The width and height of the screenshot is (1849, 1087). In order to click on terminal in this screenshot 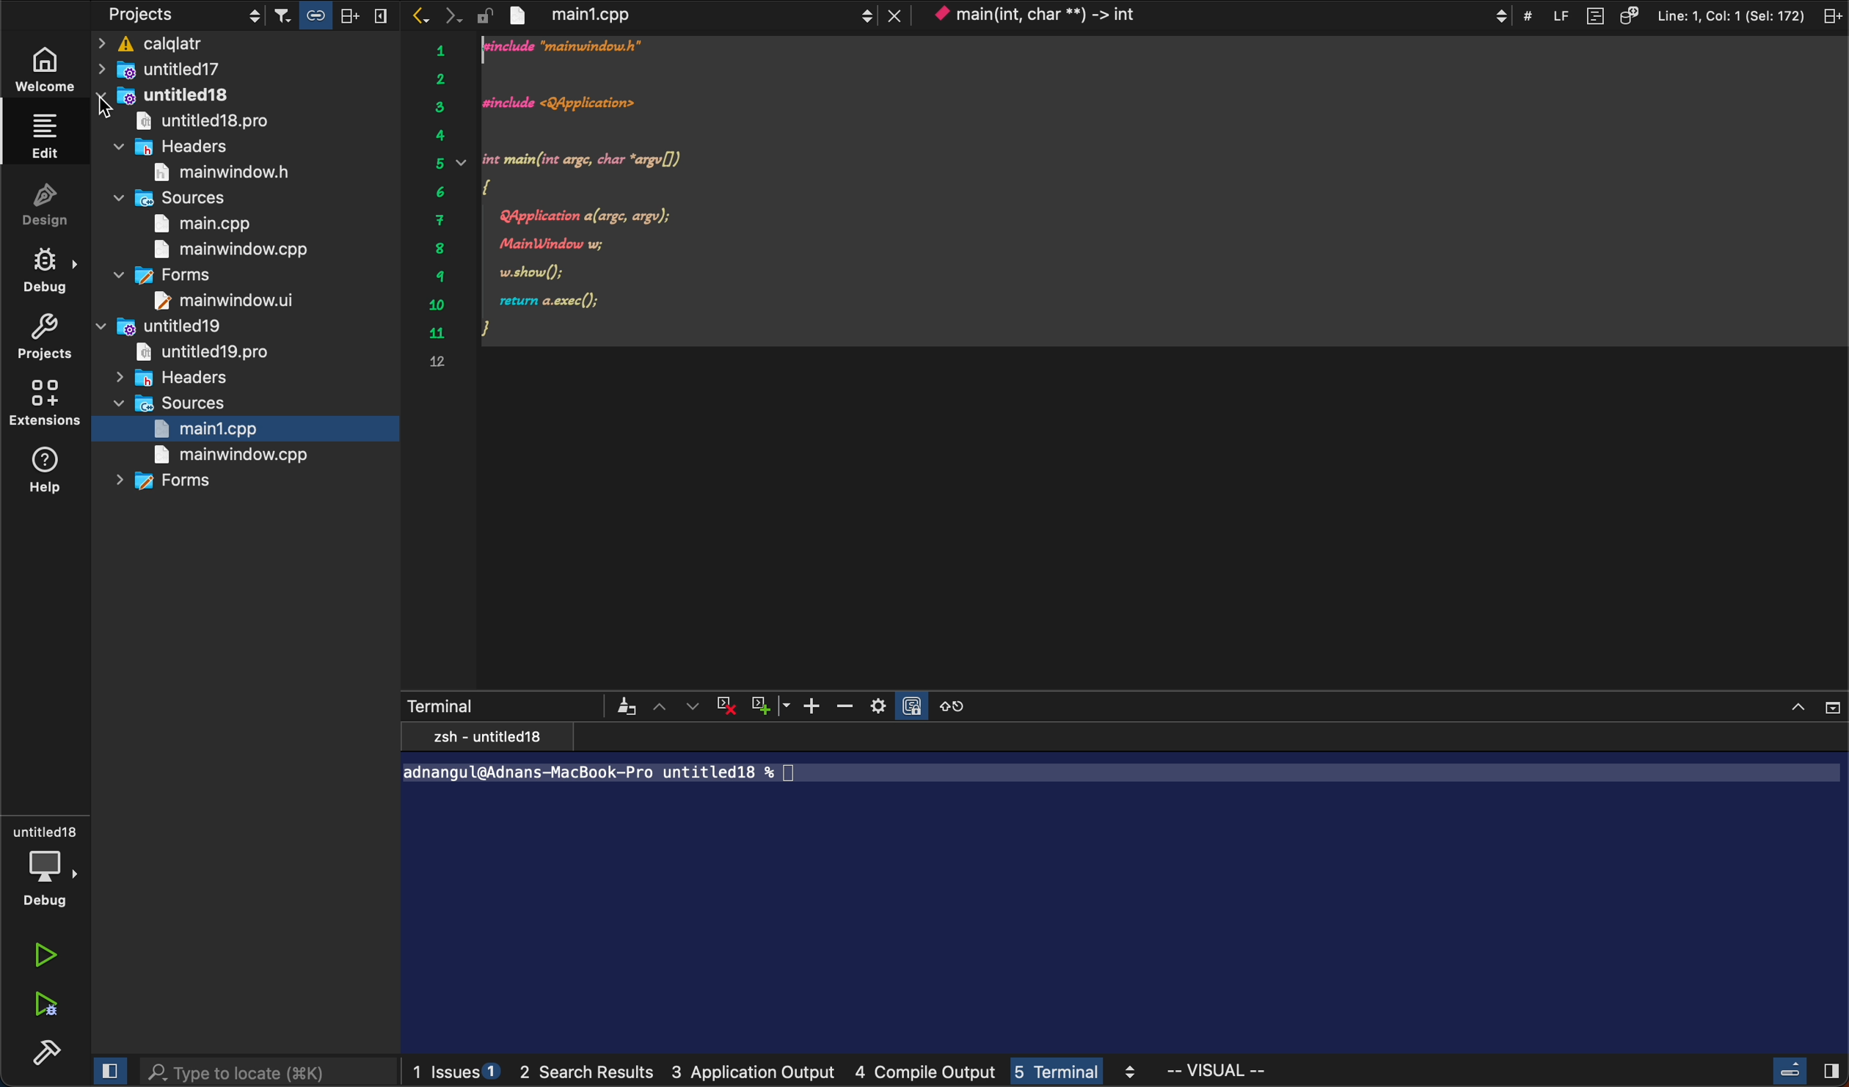, I will do `click(1120, 908)`.